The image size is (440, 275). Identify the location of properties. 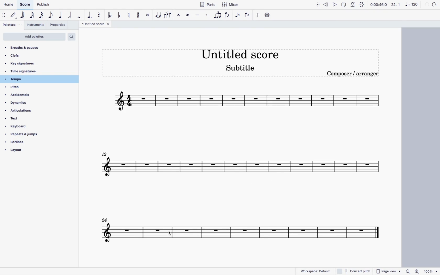
(58, 25).